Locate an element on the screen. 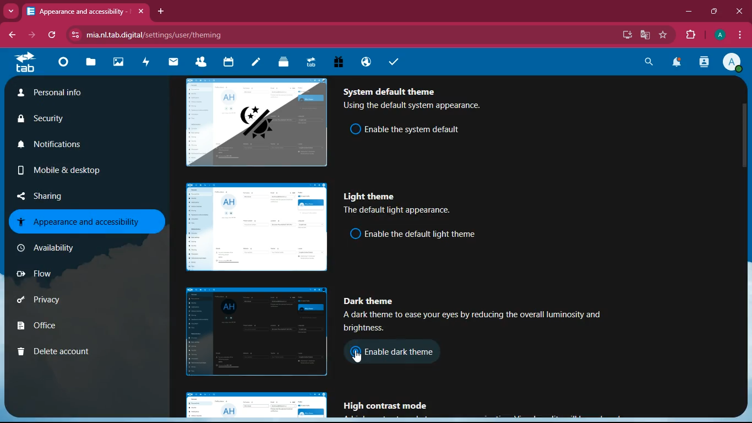 The image size is (752, 423). maximize is located at coordinates (715, 12).